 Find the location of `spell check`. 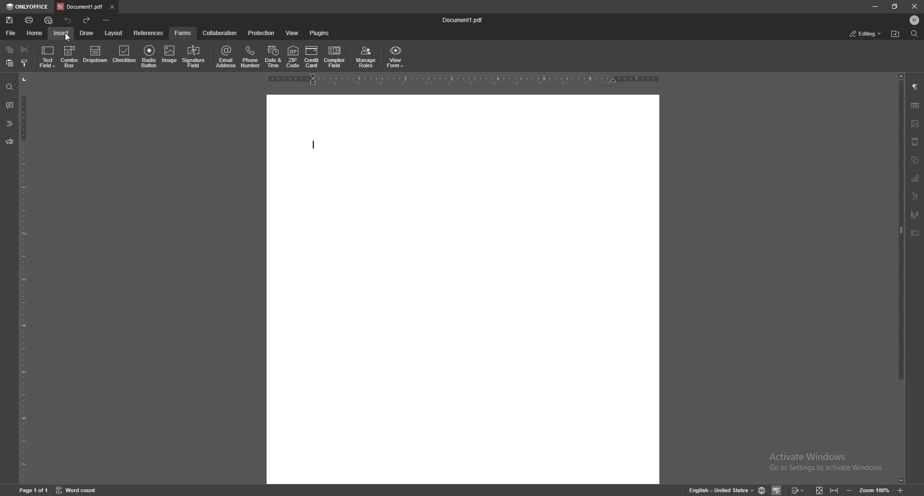

spell check is located at coordinates (777, 490).